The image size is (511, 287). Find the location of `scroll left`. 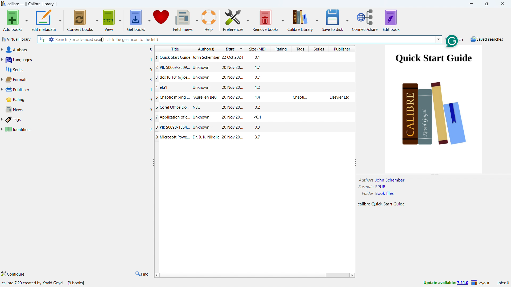

scroll left is located at coordinates (157, 275).